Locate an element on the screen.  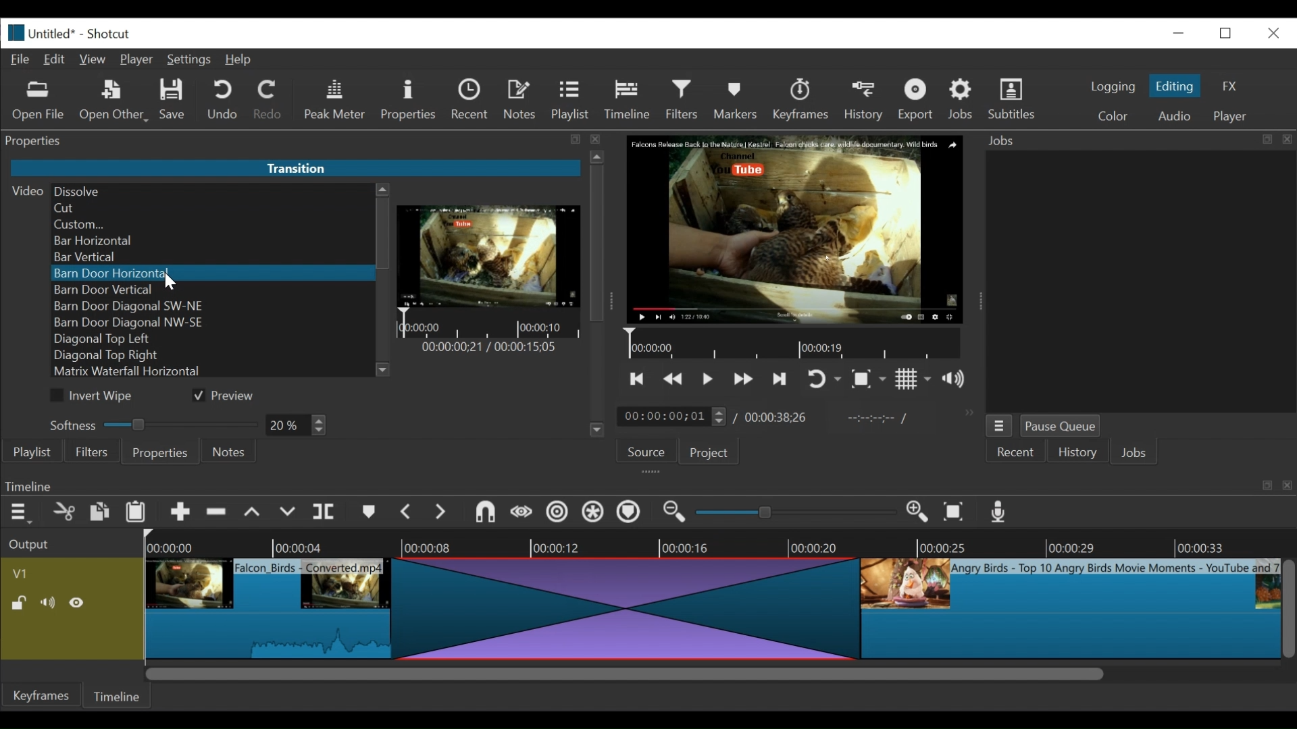
View is located at coordinates (94, 59).